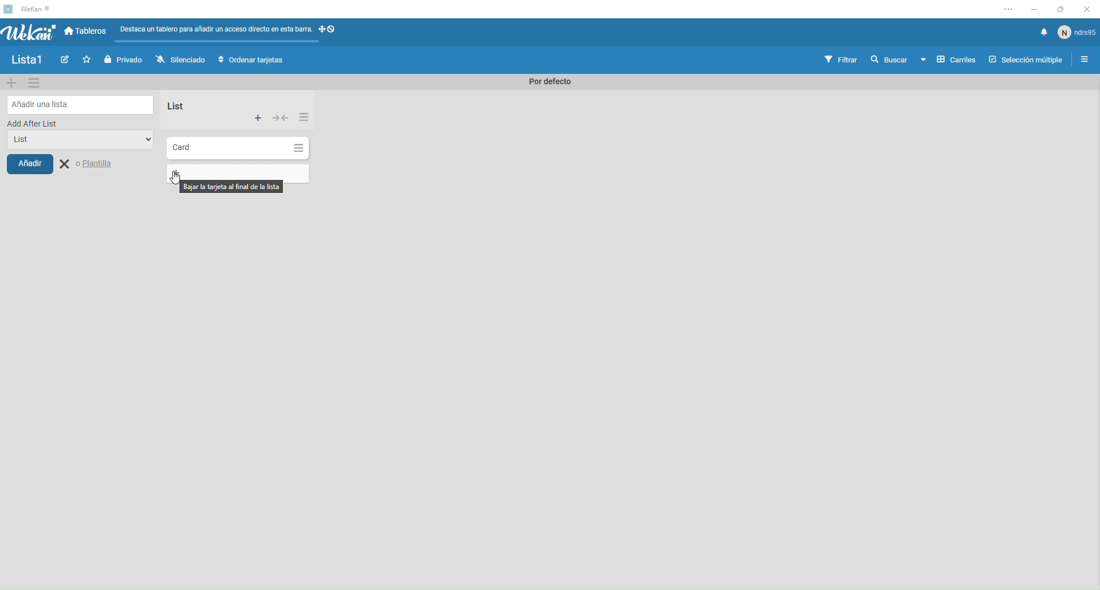  I want to click on List, so click(80, 141).